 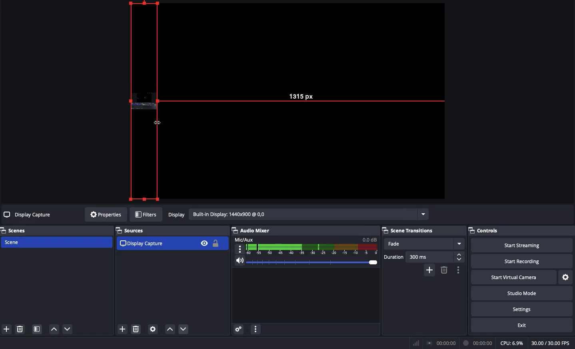 I want to click on Settings, so click(x=566, y=278).